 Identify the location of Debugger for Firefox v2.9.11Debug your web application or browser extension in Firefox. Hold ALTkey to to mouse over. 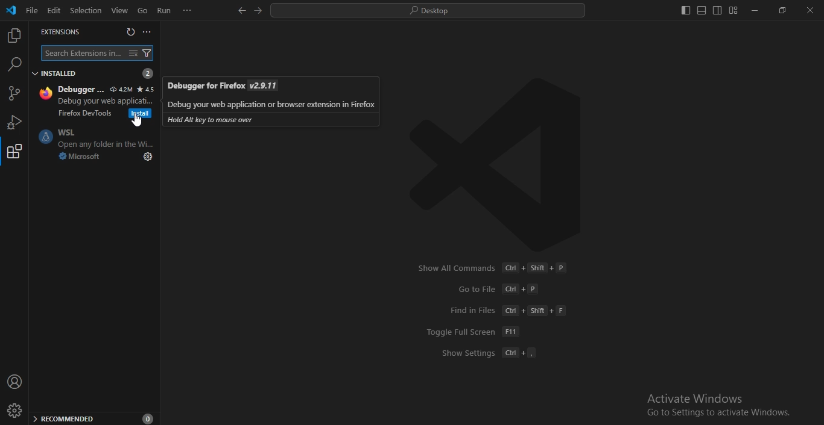
(271, 101).